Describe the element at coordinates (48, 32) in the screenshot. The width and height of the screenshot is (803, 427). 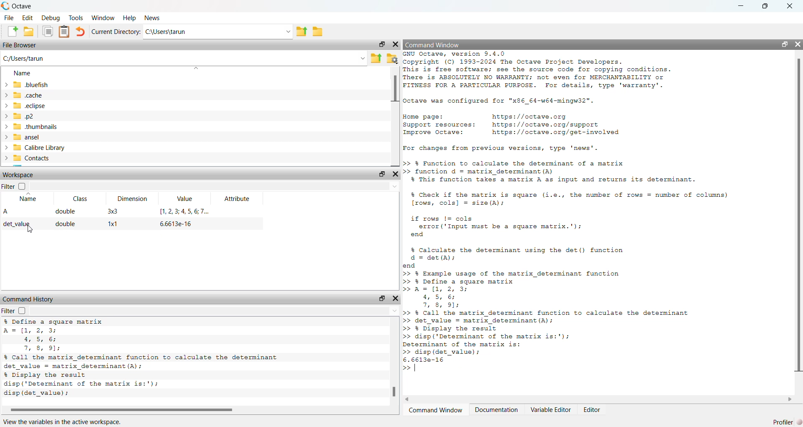
I see `copy` at that location.